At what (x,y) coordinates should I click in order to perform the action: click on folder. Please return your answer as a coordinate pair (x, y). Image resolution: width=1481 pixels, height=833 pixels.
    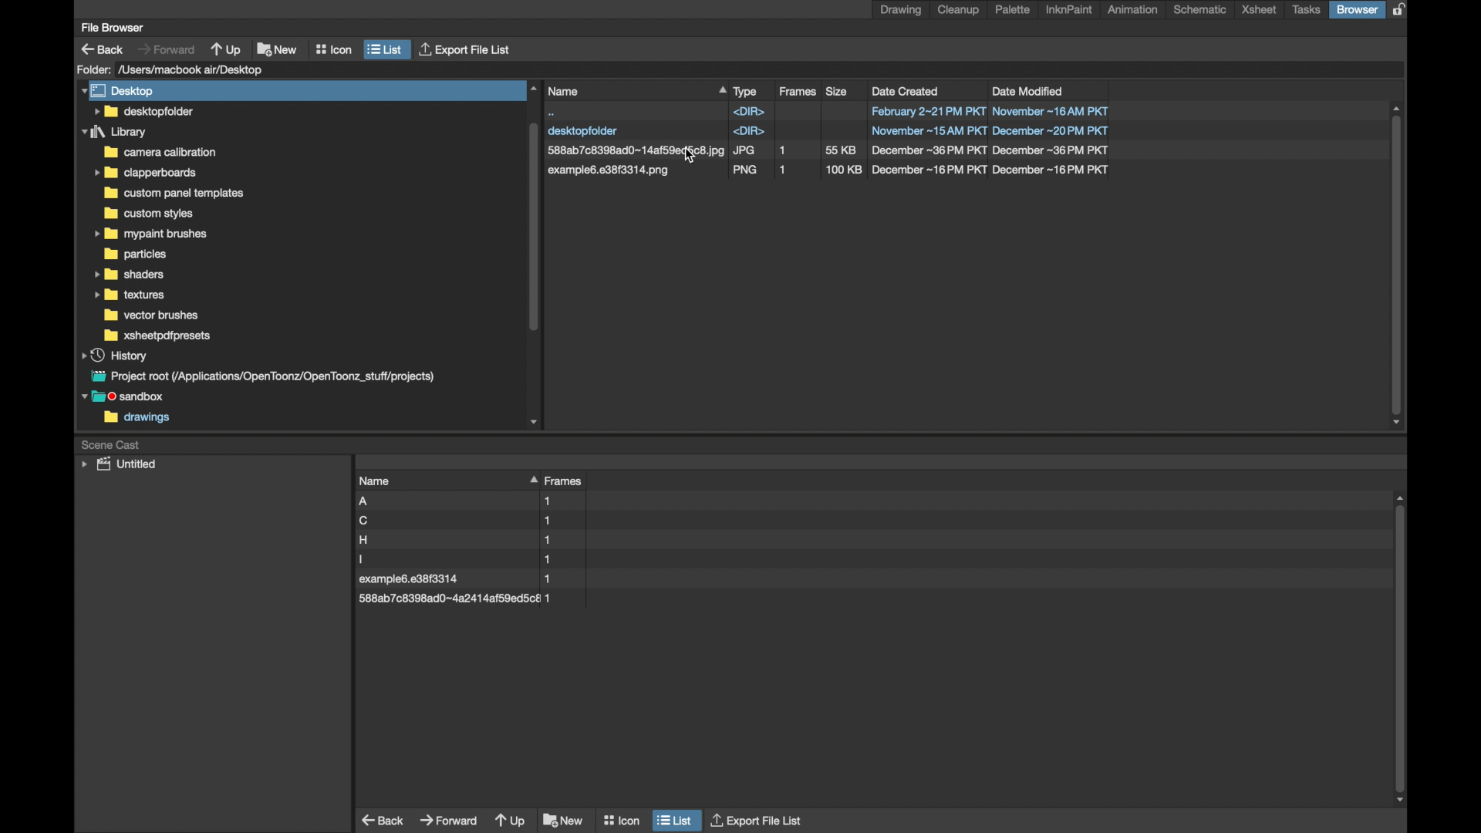
    Looking at the image, I should click on (129, 274).